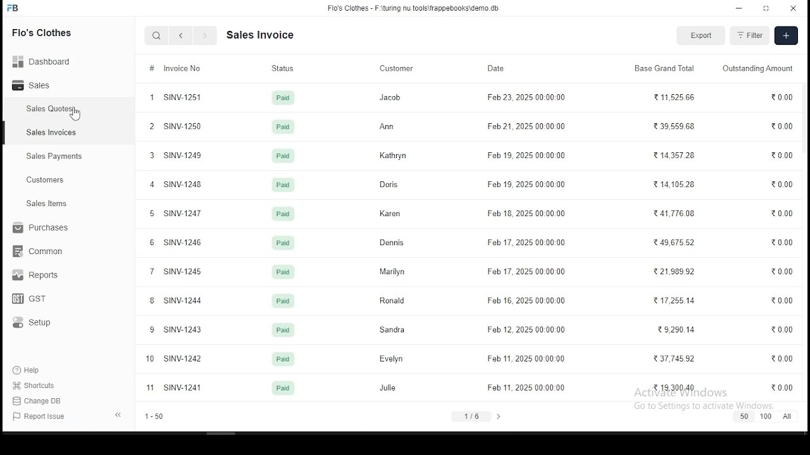  Describe the element at coordinates (174, 212) in the screenshot. I see `5 SINV-1247` at that location.